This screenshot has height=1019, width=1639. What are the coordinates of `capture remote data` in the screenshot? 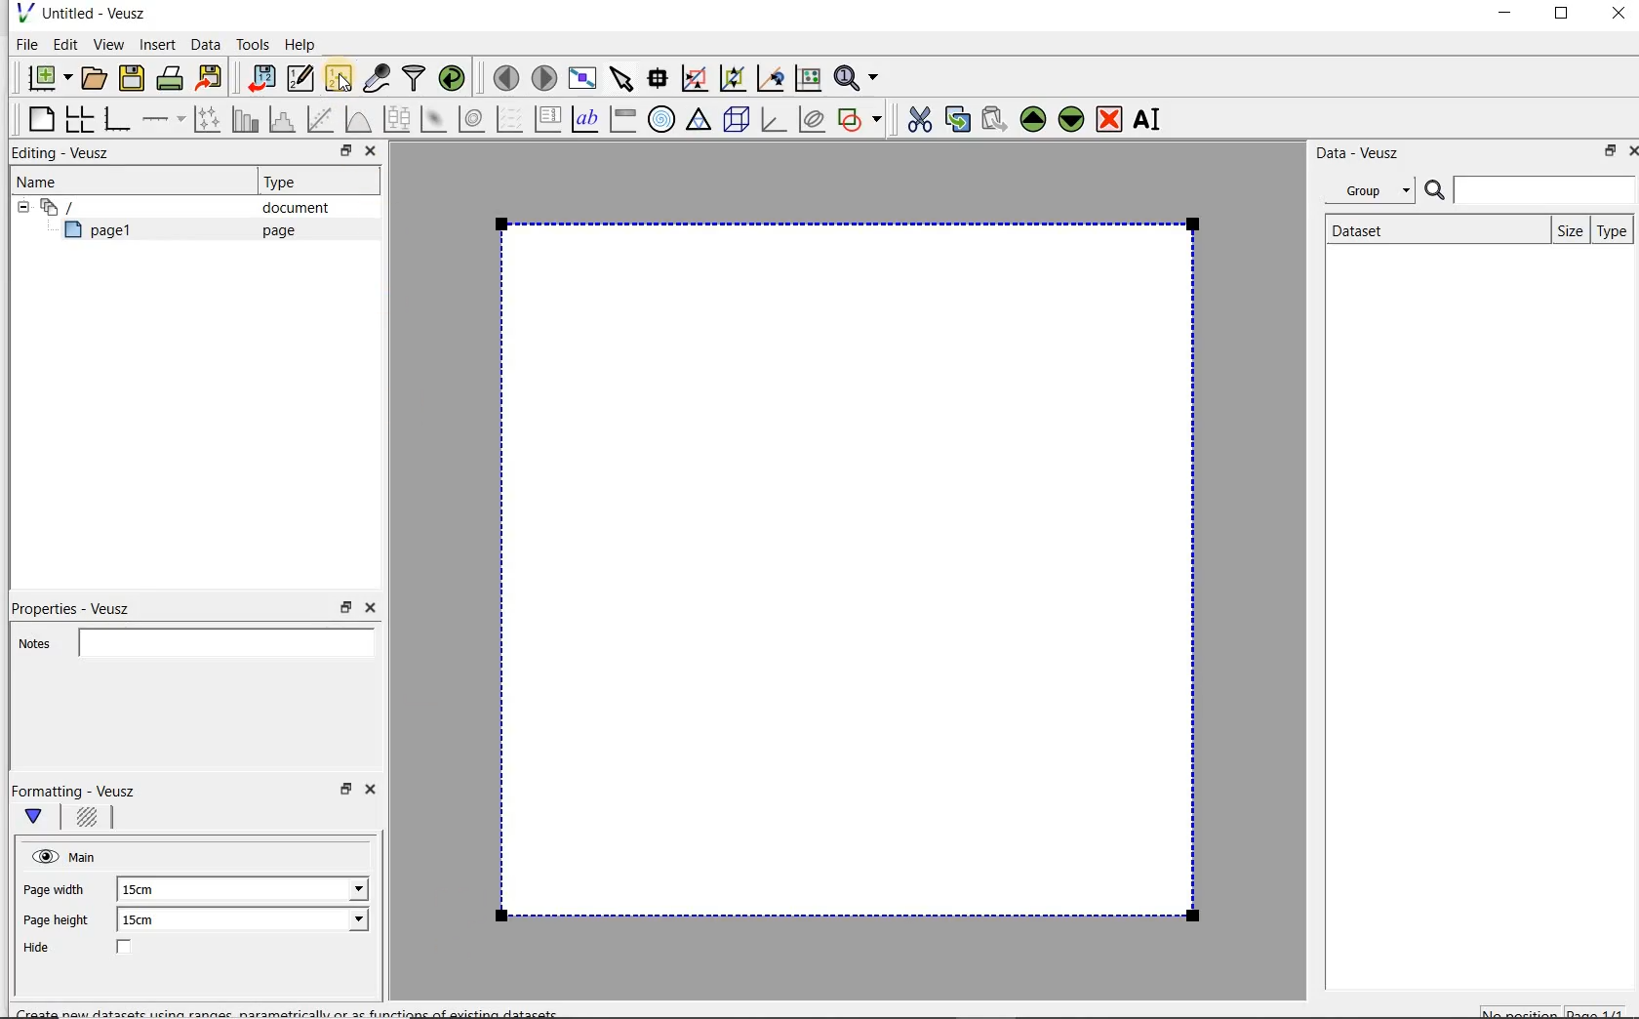 It's located at (378, 81).